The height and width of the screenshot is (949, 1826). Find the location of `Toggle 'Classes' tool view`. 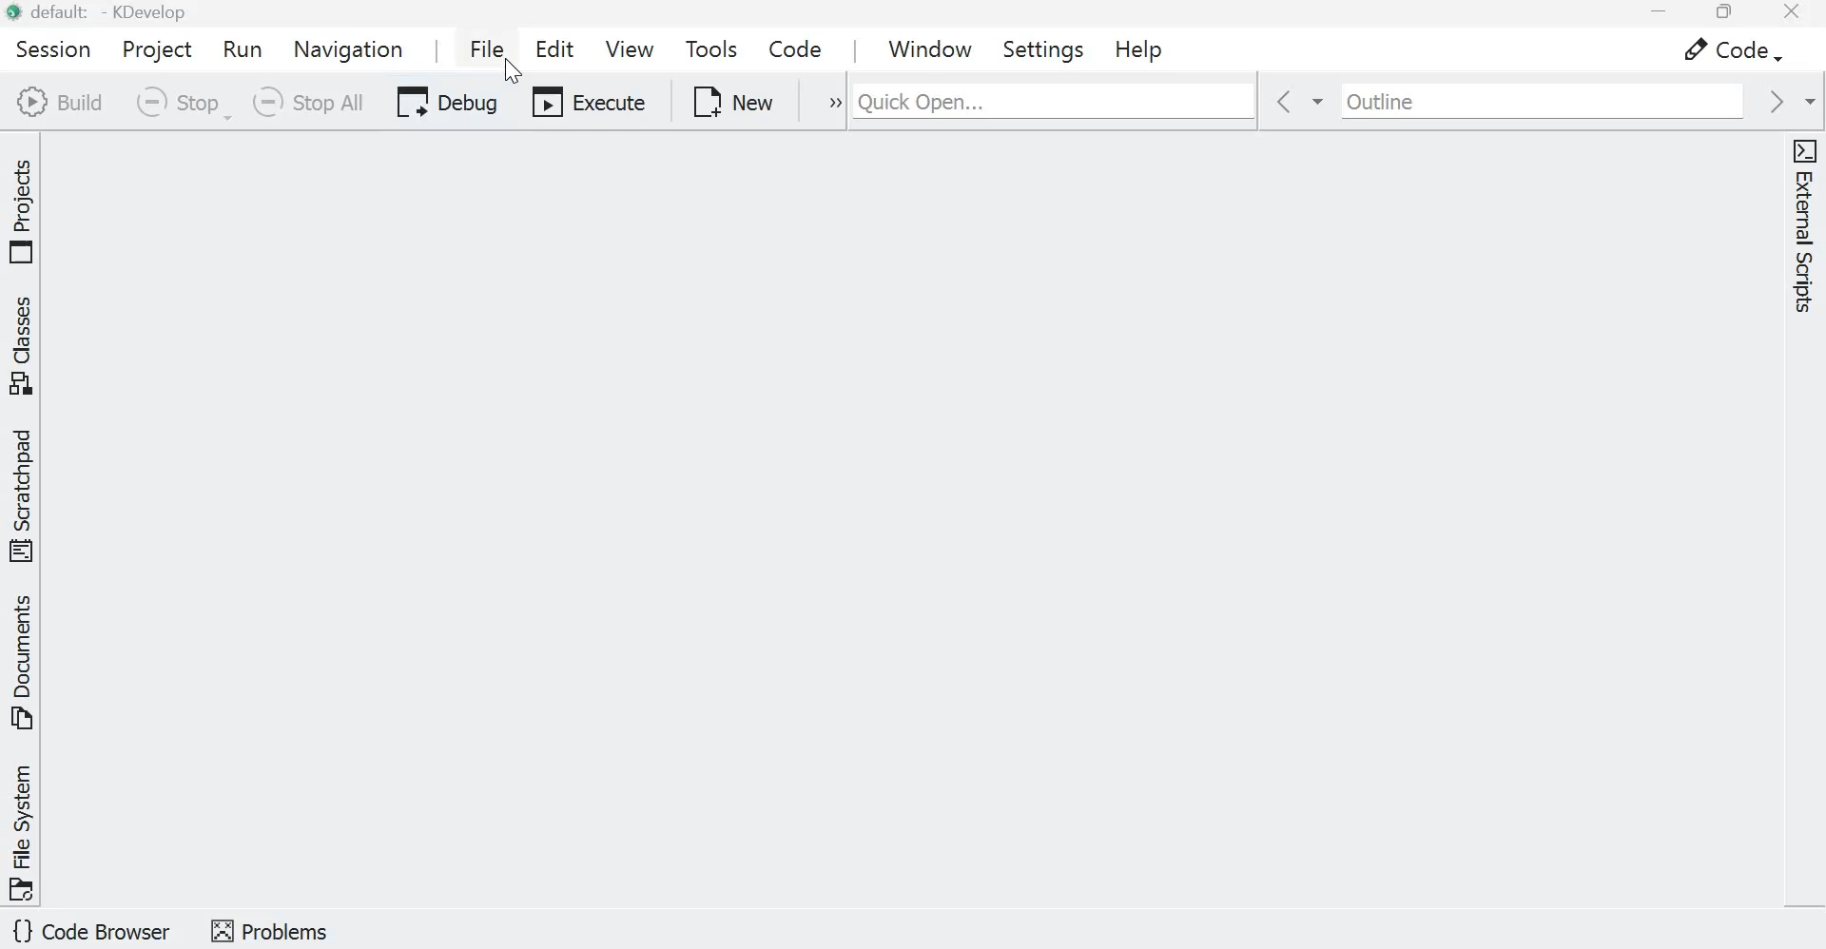

Toggle 'Classes' tool view is located at coordinates (26, 346).